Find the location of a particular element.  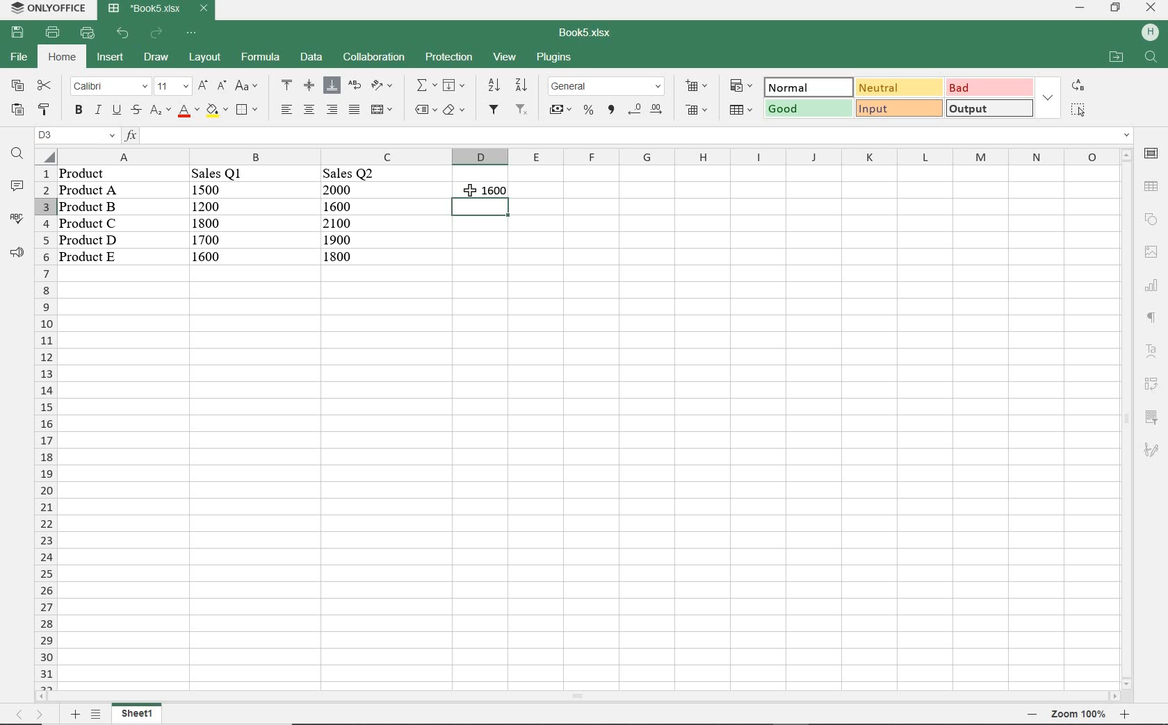

bad is located at coordinates (987, 87).